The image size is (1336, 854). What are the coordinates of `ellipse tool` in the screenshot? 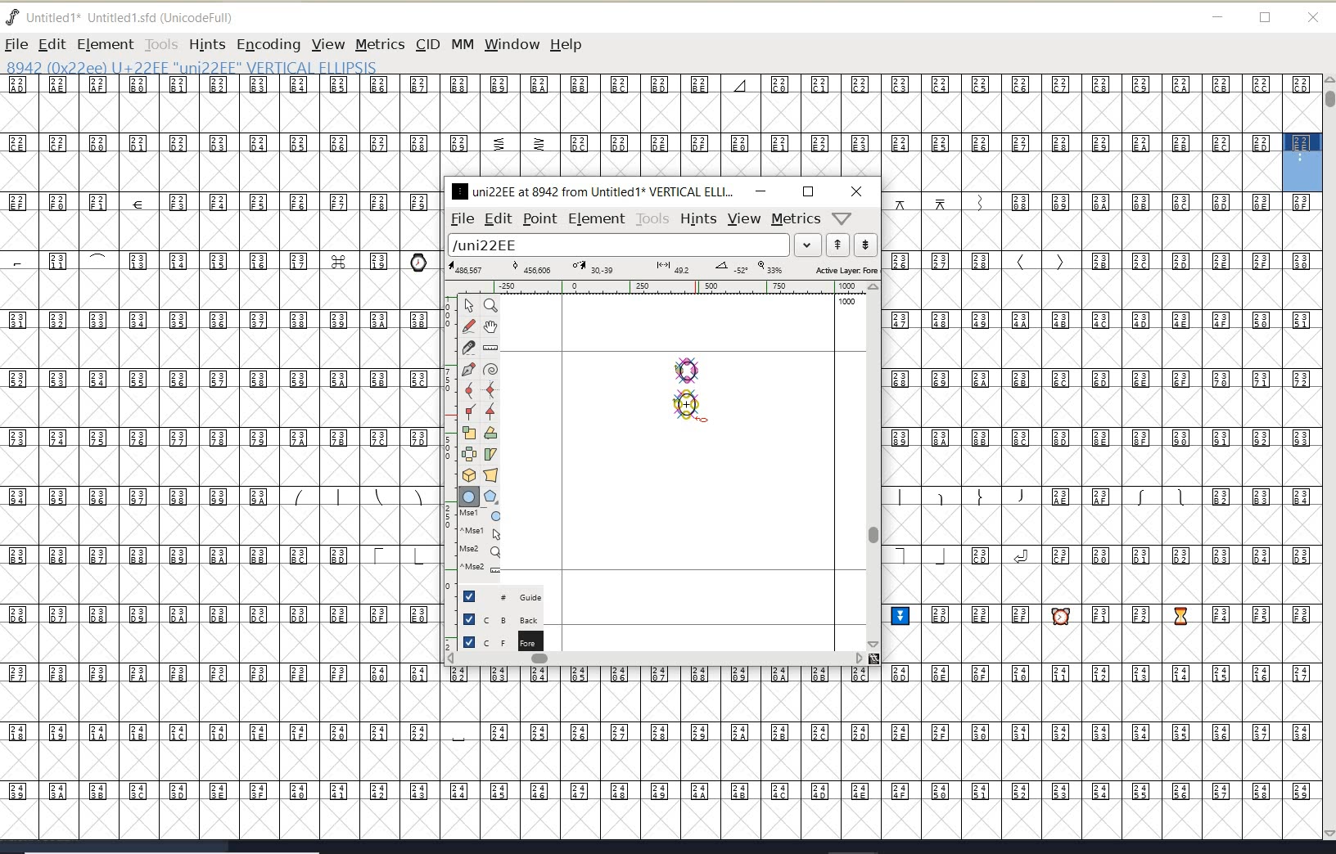 It's located at (706, 421).